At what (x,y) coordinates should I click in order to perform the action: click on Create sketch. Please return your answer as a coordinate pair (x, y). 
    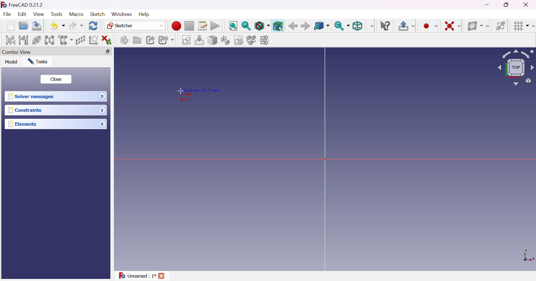
    Looking at the image, I should click on (186, 40).